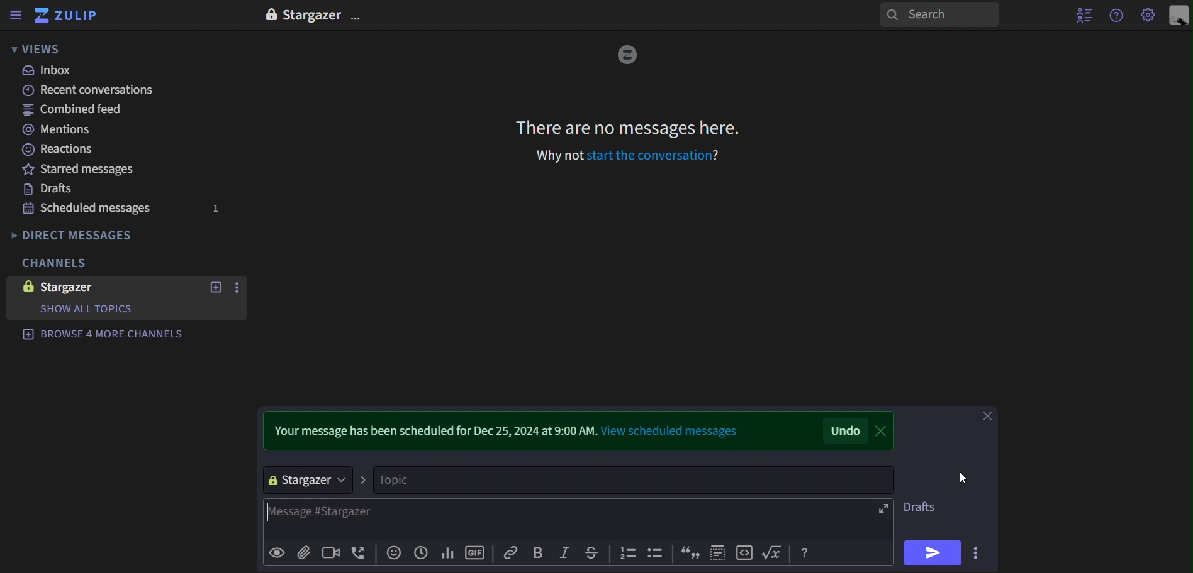 This screenshot has width=1193, height=573. Describe the element at coordinates (965, 479) in the screenshot. I see `cursor` at that location.